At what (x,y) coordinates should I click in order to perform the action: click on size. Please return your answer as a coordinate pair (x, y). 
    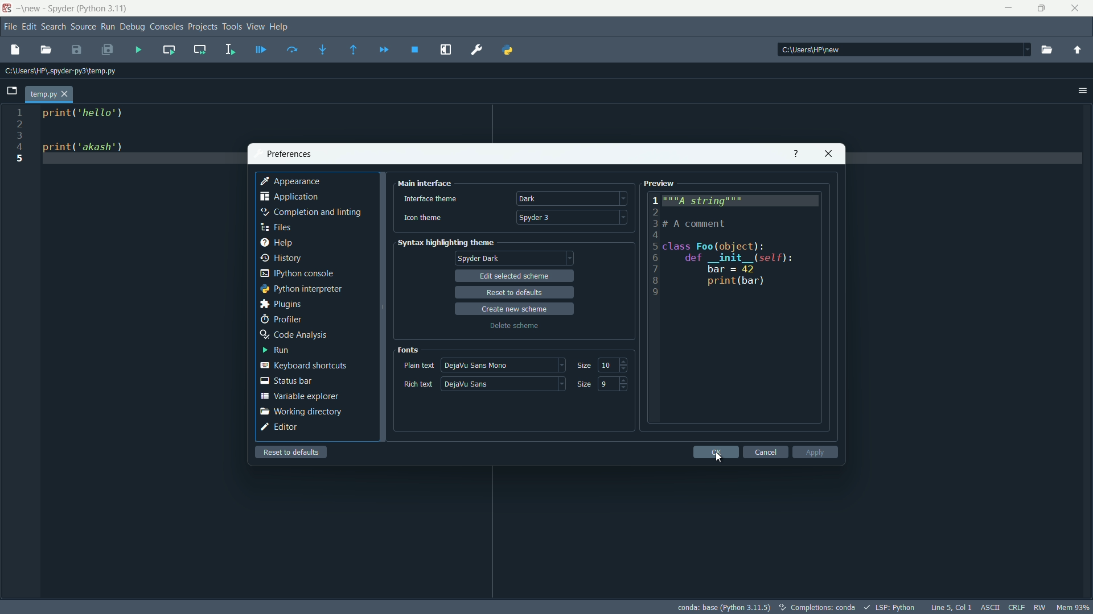
    Looking at the image, I should click on (584, 366).